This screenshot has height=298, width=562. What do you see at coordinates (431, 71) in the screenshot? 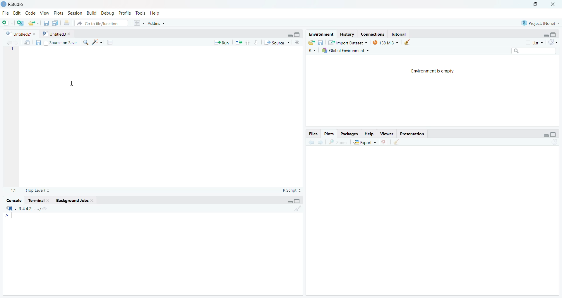
I see `Environment is empty` at bounding box center [431, 71].